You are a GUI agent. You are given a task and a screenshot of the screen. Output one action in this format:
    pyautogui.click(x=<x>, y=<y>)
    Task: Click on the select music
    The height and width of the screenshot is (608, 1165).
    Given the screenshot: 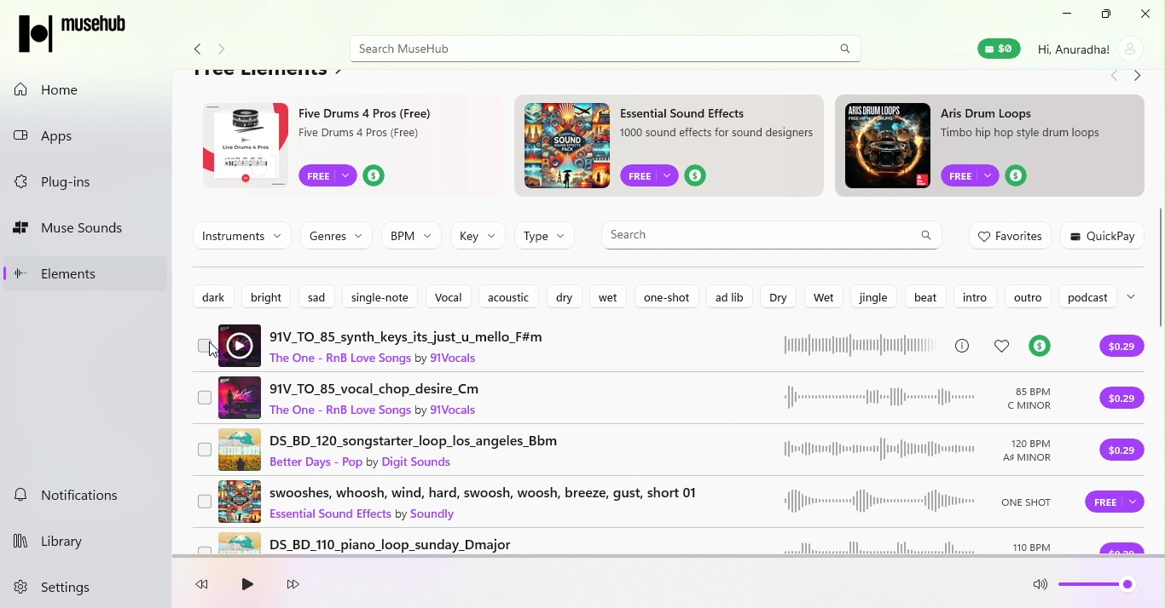 What is the action you would take?
    pyautogui.click(x=200, y=546)
    